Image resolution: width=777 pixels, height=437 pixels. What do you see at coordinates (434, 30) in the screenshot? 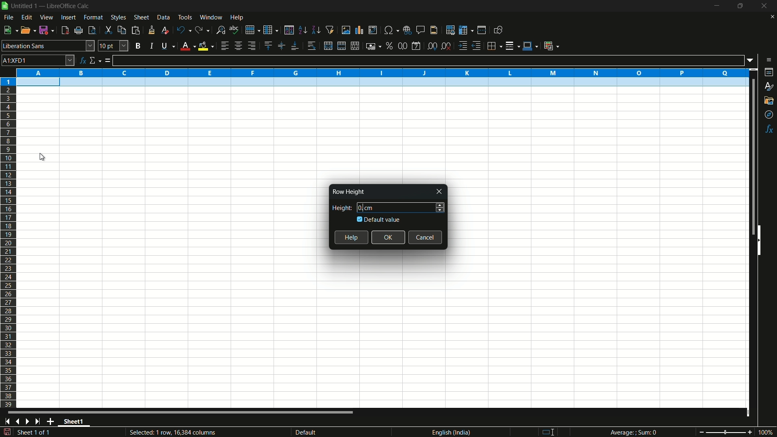
I see `header and footer` at bounding box center [434, 30].